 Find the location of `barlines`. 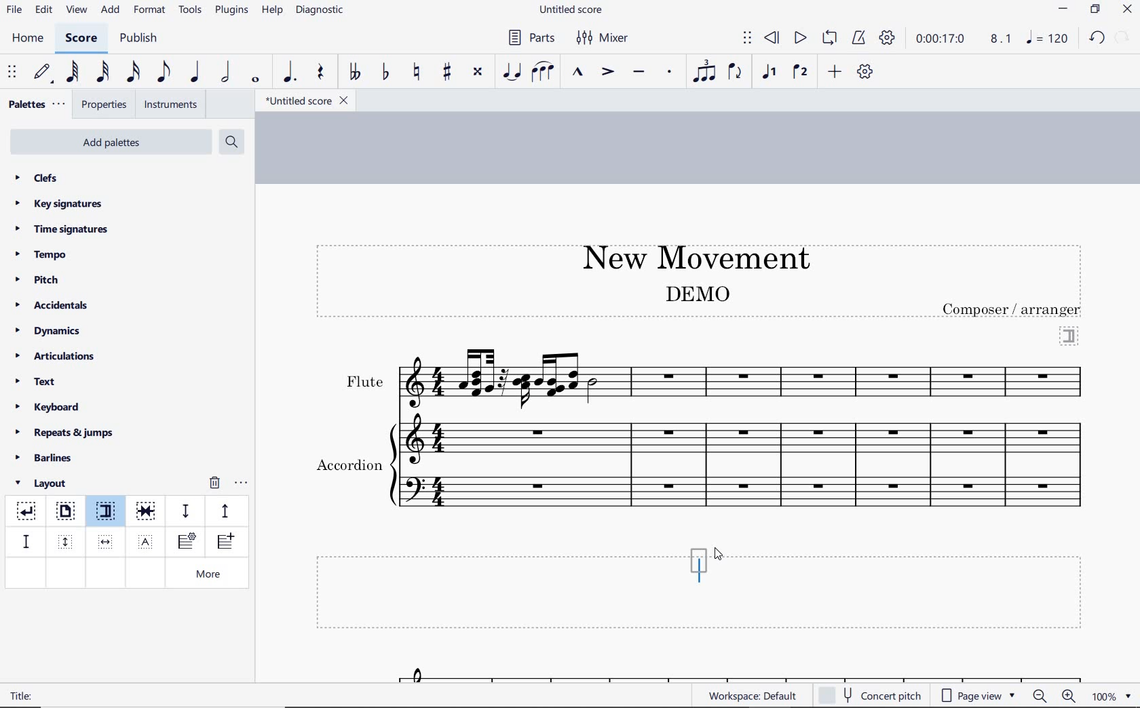

barlines is located at coordinates (48, 458).